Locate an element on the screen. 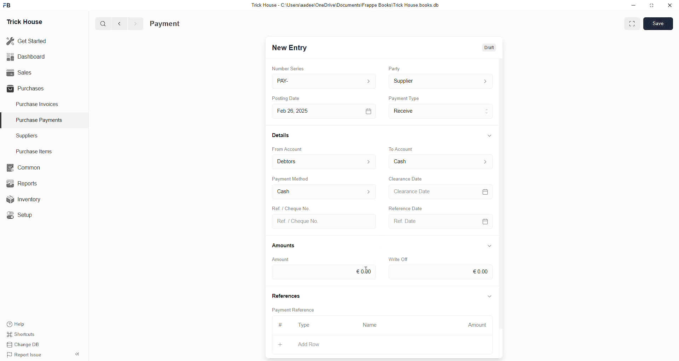 This screenshot has width=679, height=361. back is located at coordinates (120, 23).